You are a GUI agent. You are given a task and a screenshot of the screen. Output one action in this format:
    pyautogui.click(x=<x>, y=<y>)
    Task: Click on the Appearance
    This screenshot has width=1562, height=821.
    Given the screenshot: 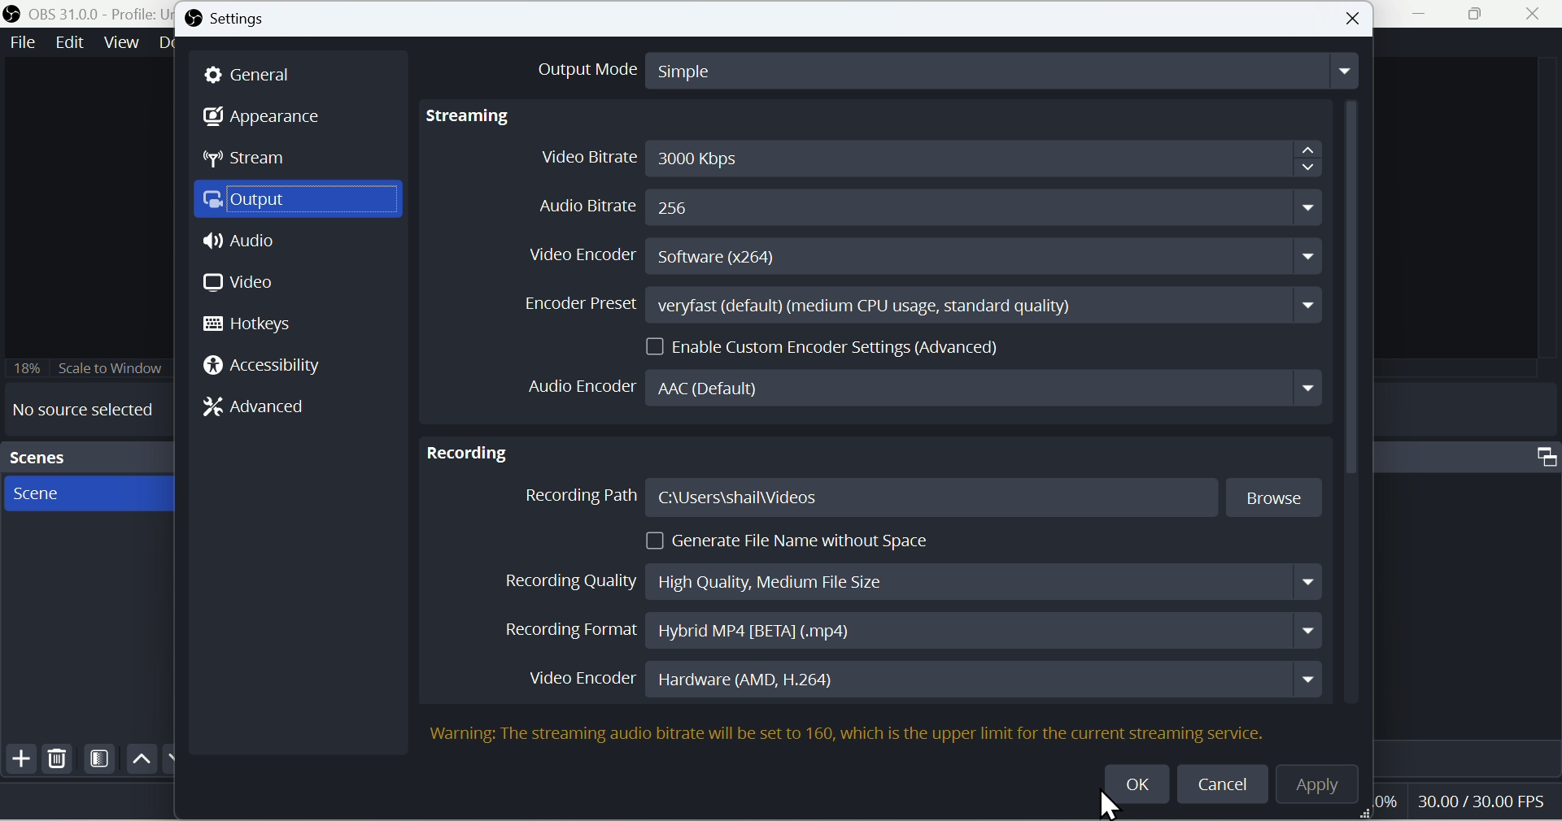 What is the action you would take?
    pyautogui.click(x=274, y=119)
    